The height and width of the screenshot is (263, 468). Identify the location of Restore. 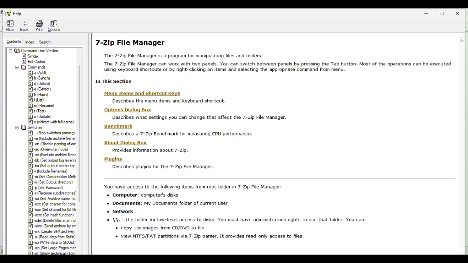
(441, 14).